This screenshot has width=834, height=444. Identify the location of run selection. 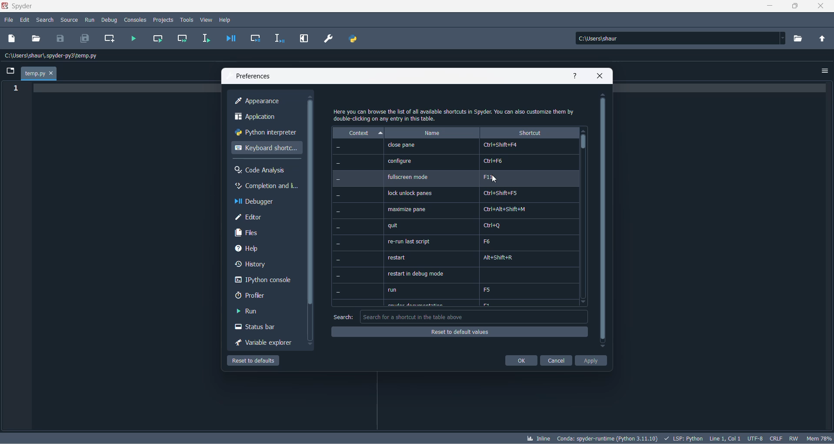
(205, 39).